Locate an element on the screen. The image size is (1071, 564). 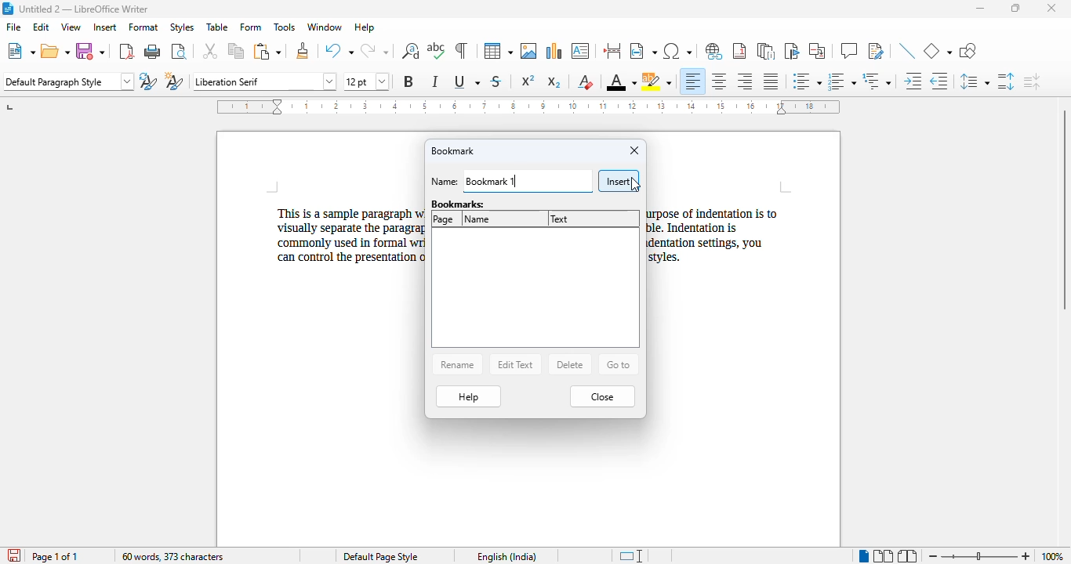
paste is located at coordinates (268, 52).